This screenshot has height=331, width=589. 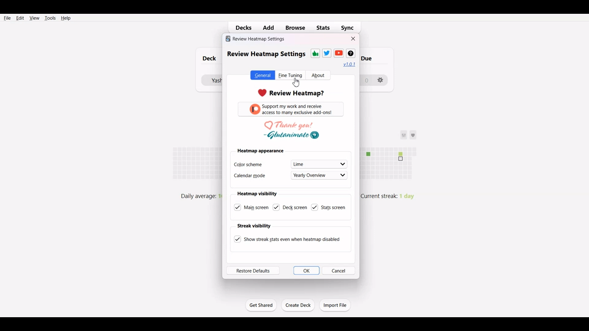 I want to click on Yearly Overview, so click(x=320, y=174).